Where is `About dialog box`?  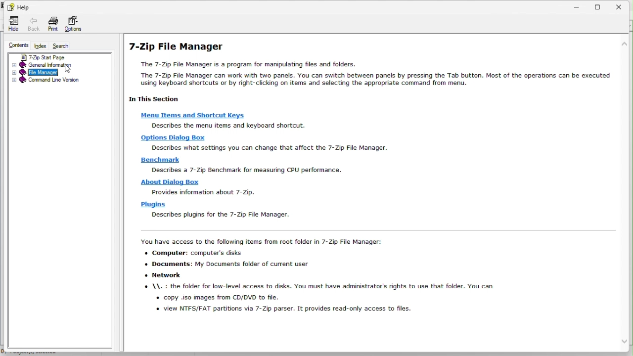
About dialog box is located at coordinates (168, 182).